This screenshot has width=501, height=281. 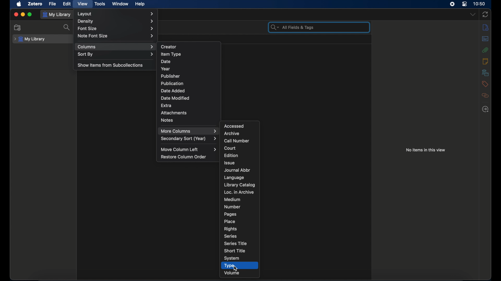 I want to click on series title, so click(x=236, y=244).